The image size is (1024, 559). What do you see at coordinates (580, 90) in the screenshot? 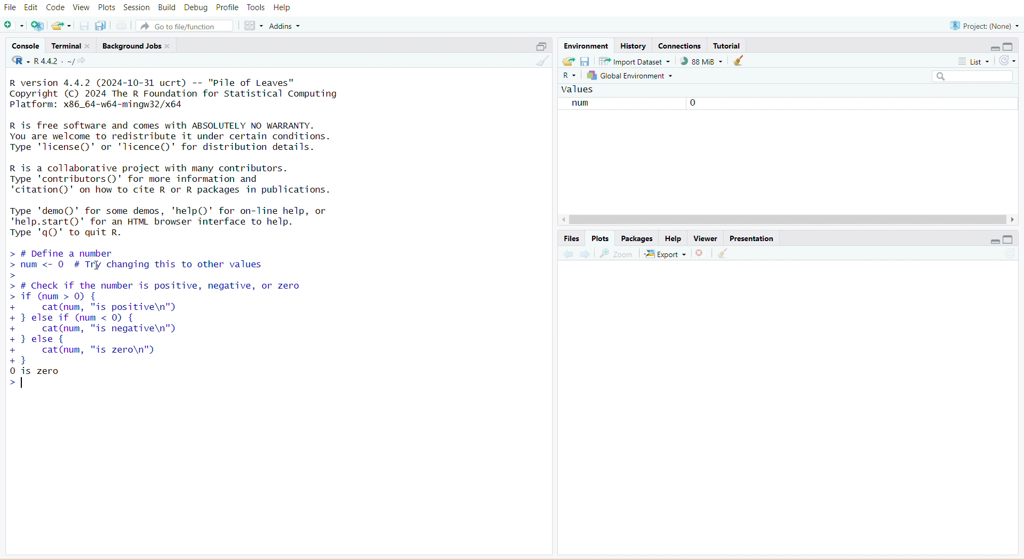
I see `values` at bounding box center [580, 90].